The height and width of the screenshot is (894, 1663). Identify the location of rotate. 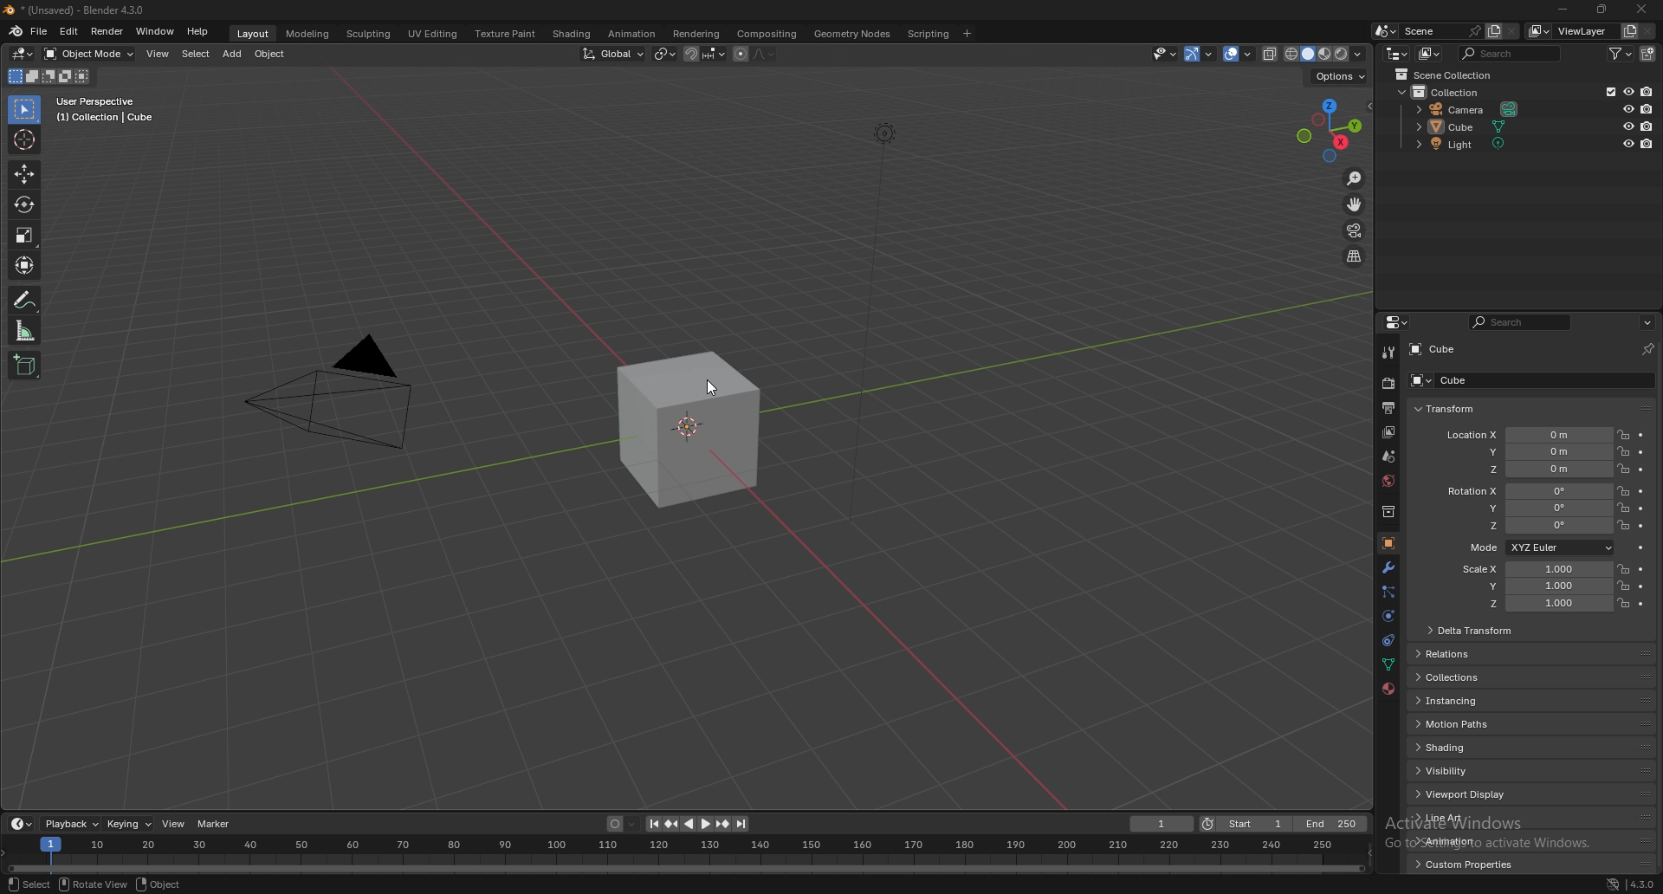
(24, 204).